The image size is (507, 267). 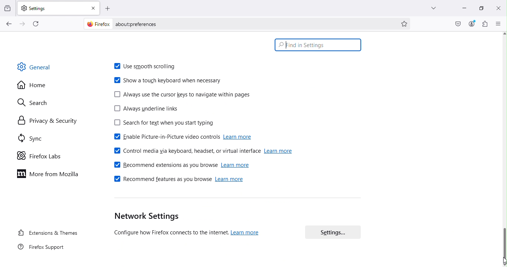 What do you see at coordinates (456, 23) in the screenshot?
I see `Save to pocket` at bounding box center [456, 23].